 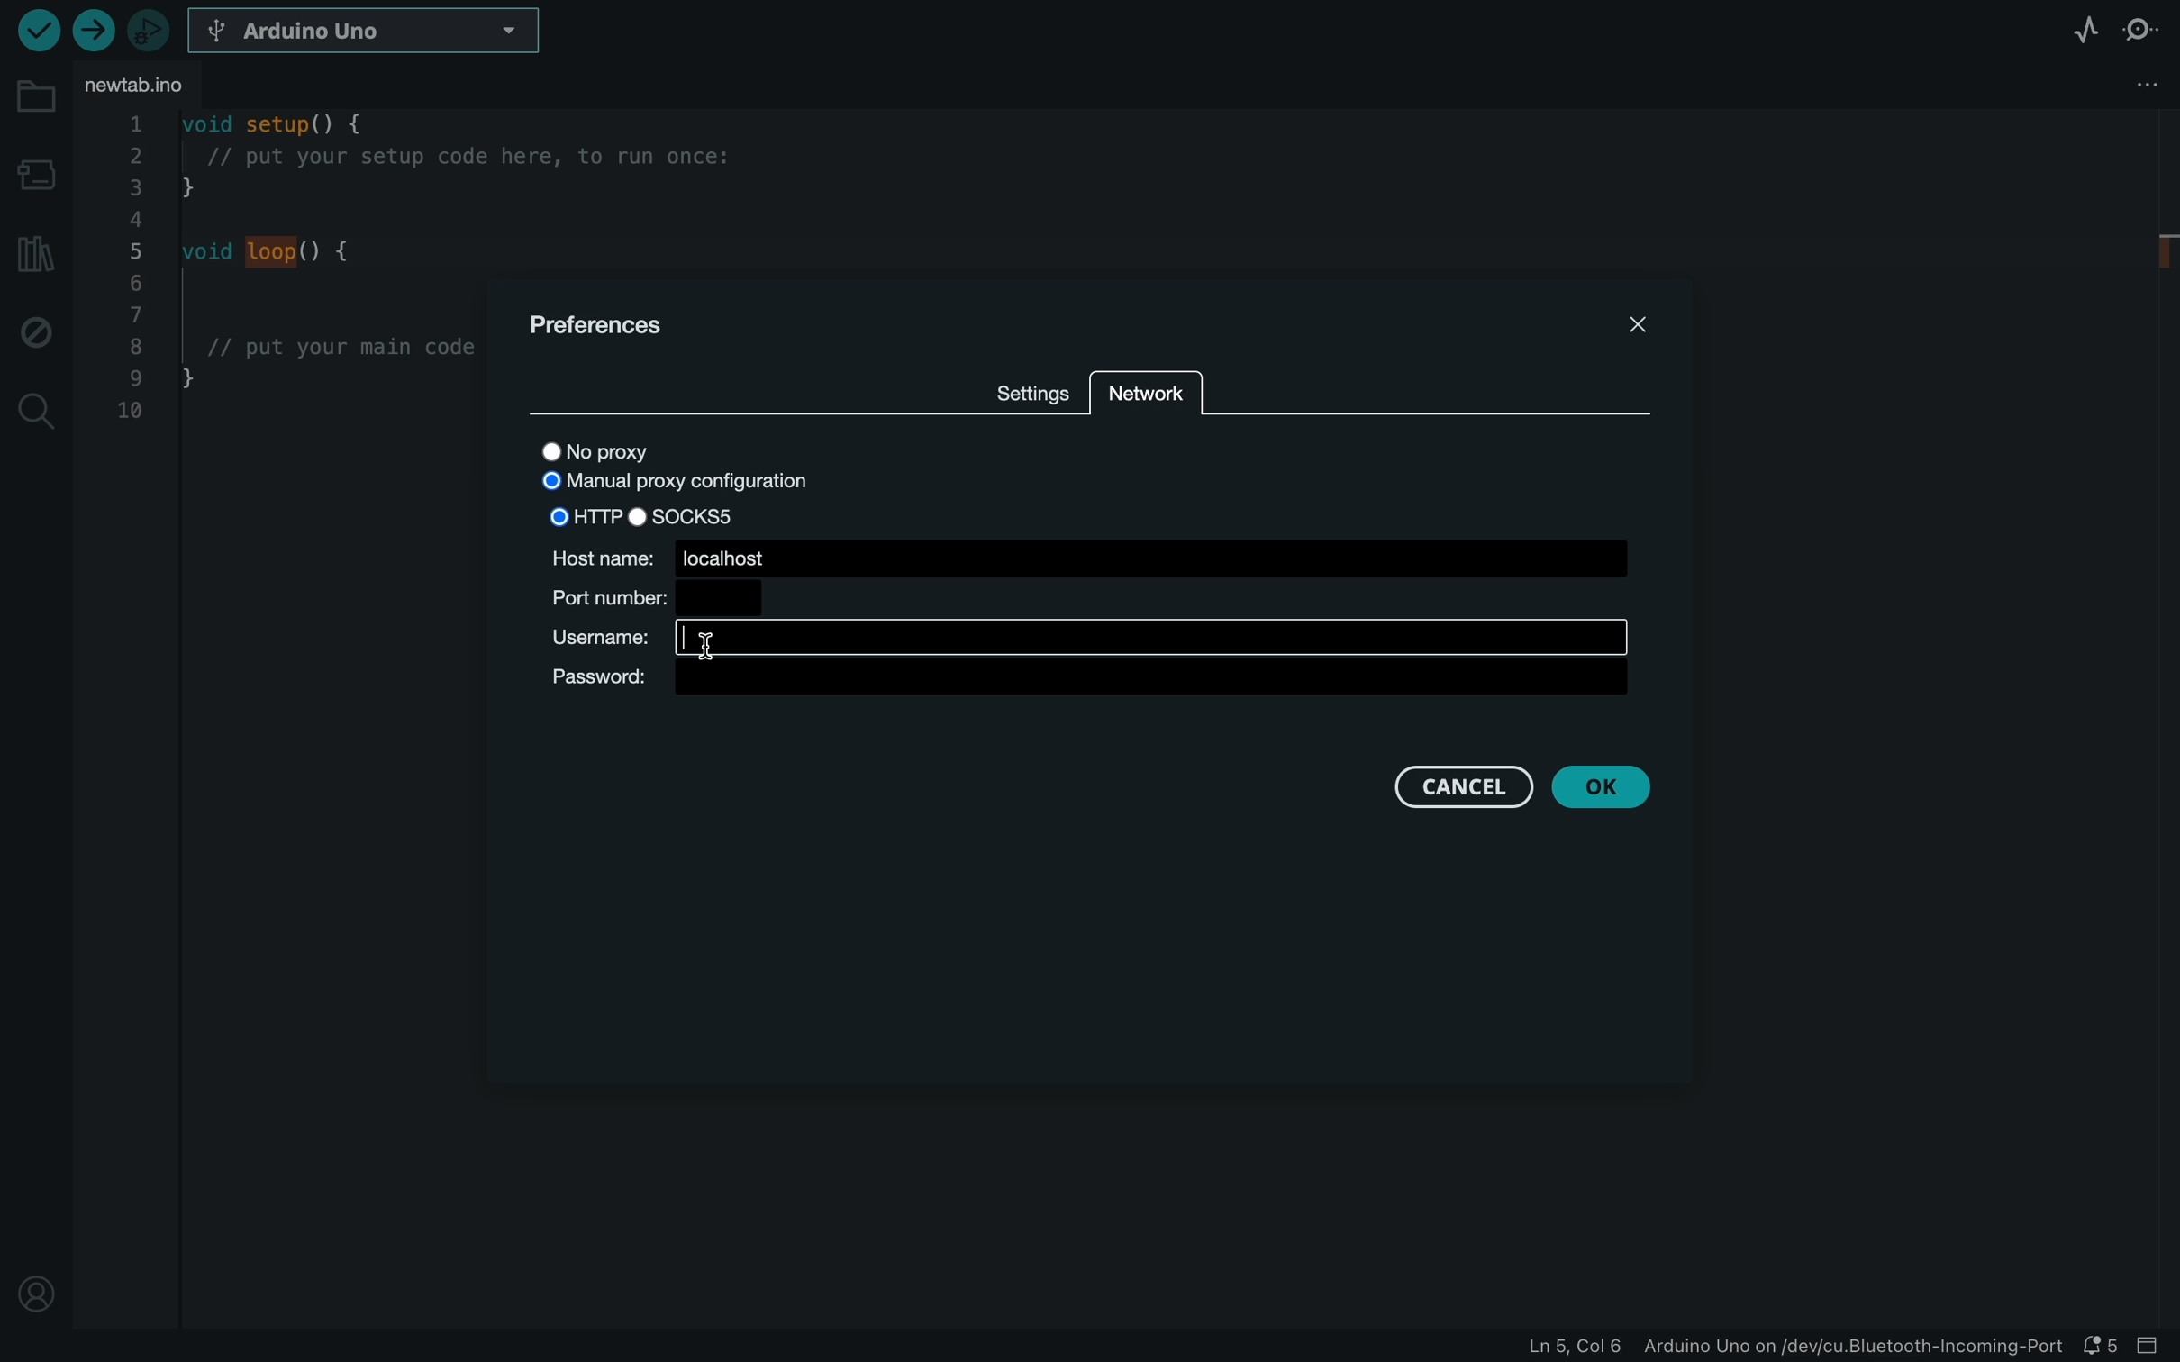 What do you see at coordinates (34, 178) in the screenshot?
I see `board manager` at bounding box center [34, 178].